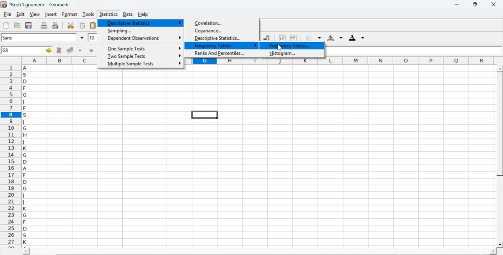  What do you see at coordinates (37, 4) in the screenshot?
I see `application name` at bounding box center [37, 4].